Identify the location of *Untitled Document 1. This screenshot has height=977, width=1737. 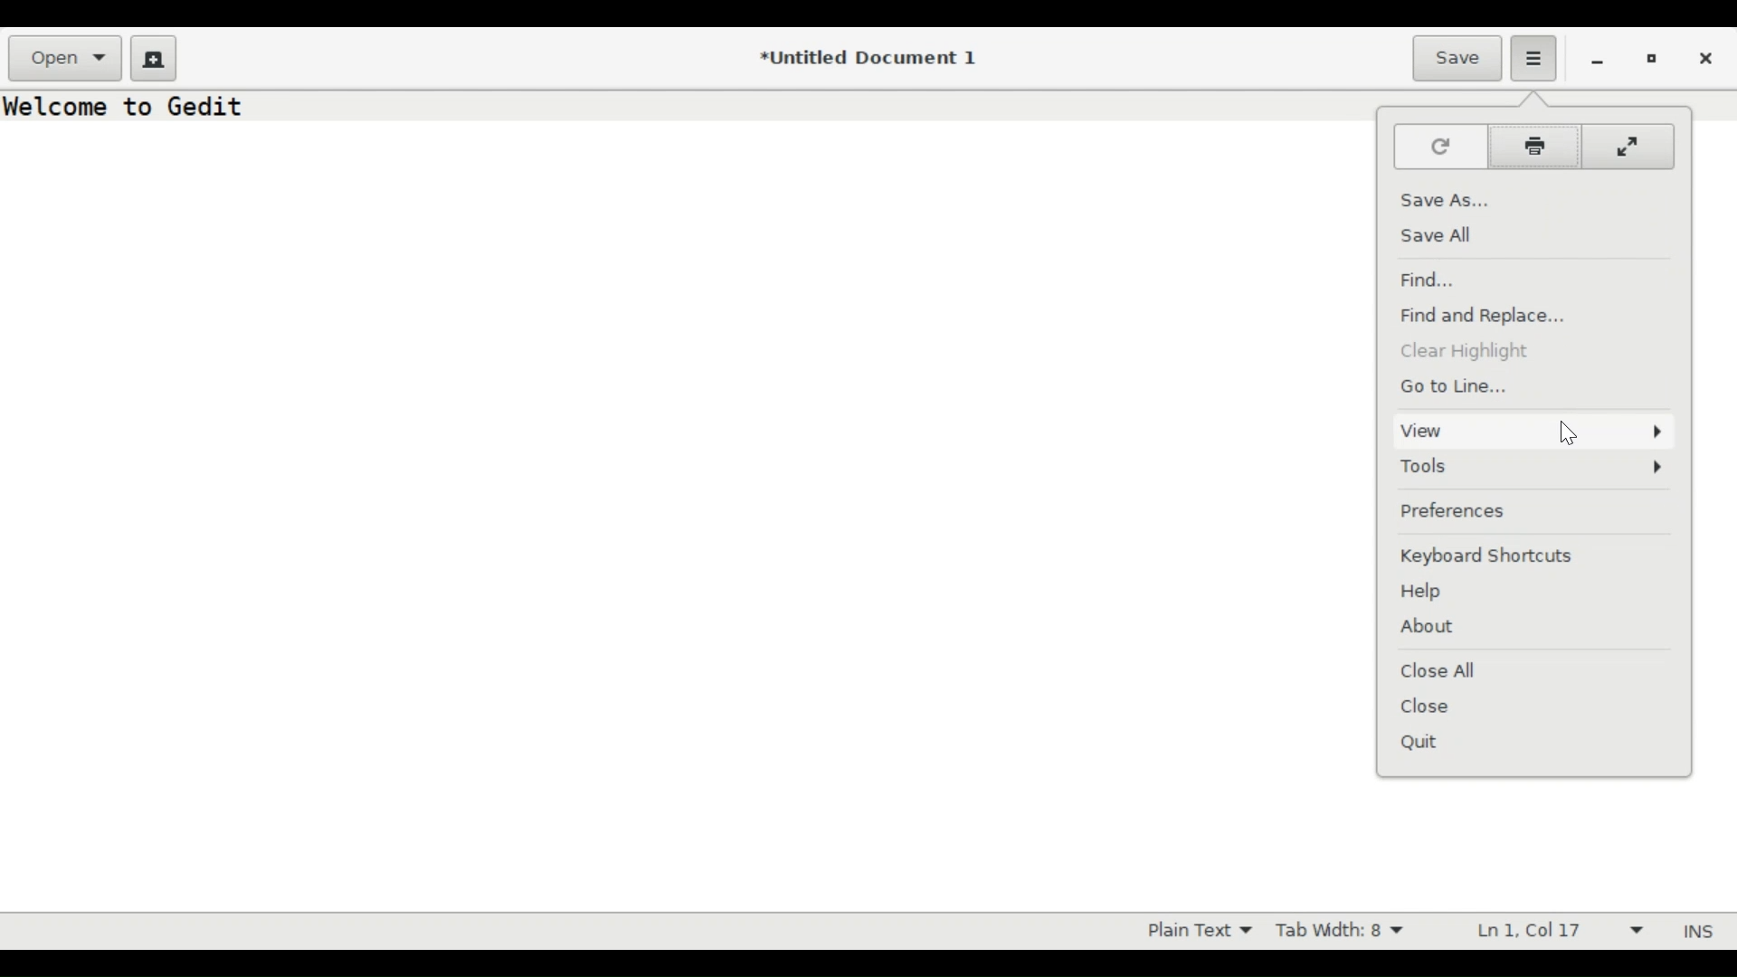
(871, 60).